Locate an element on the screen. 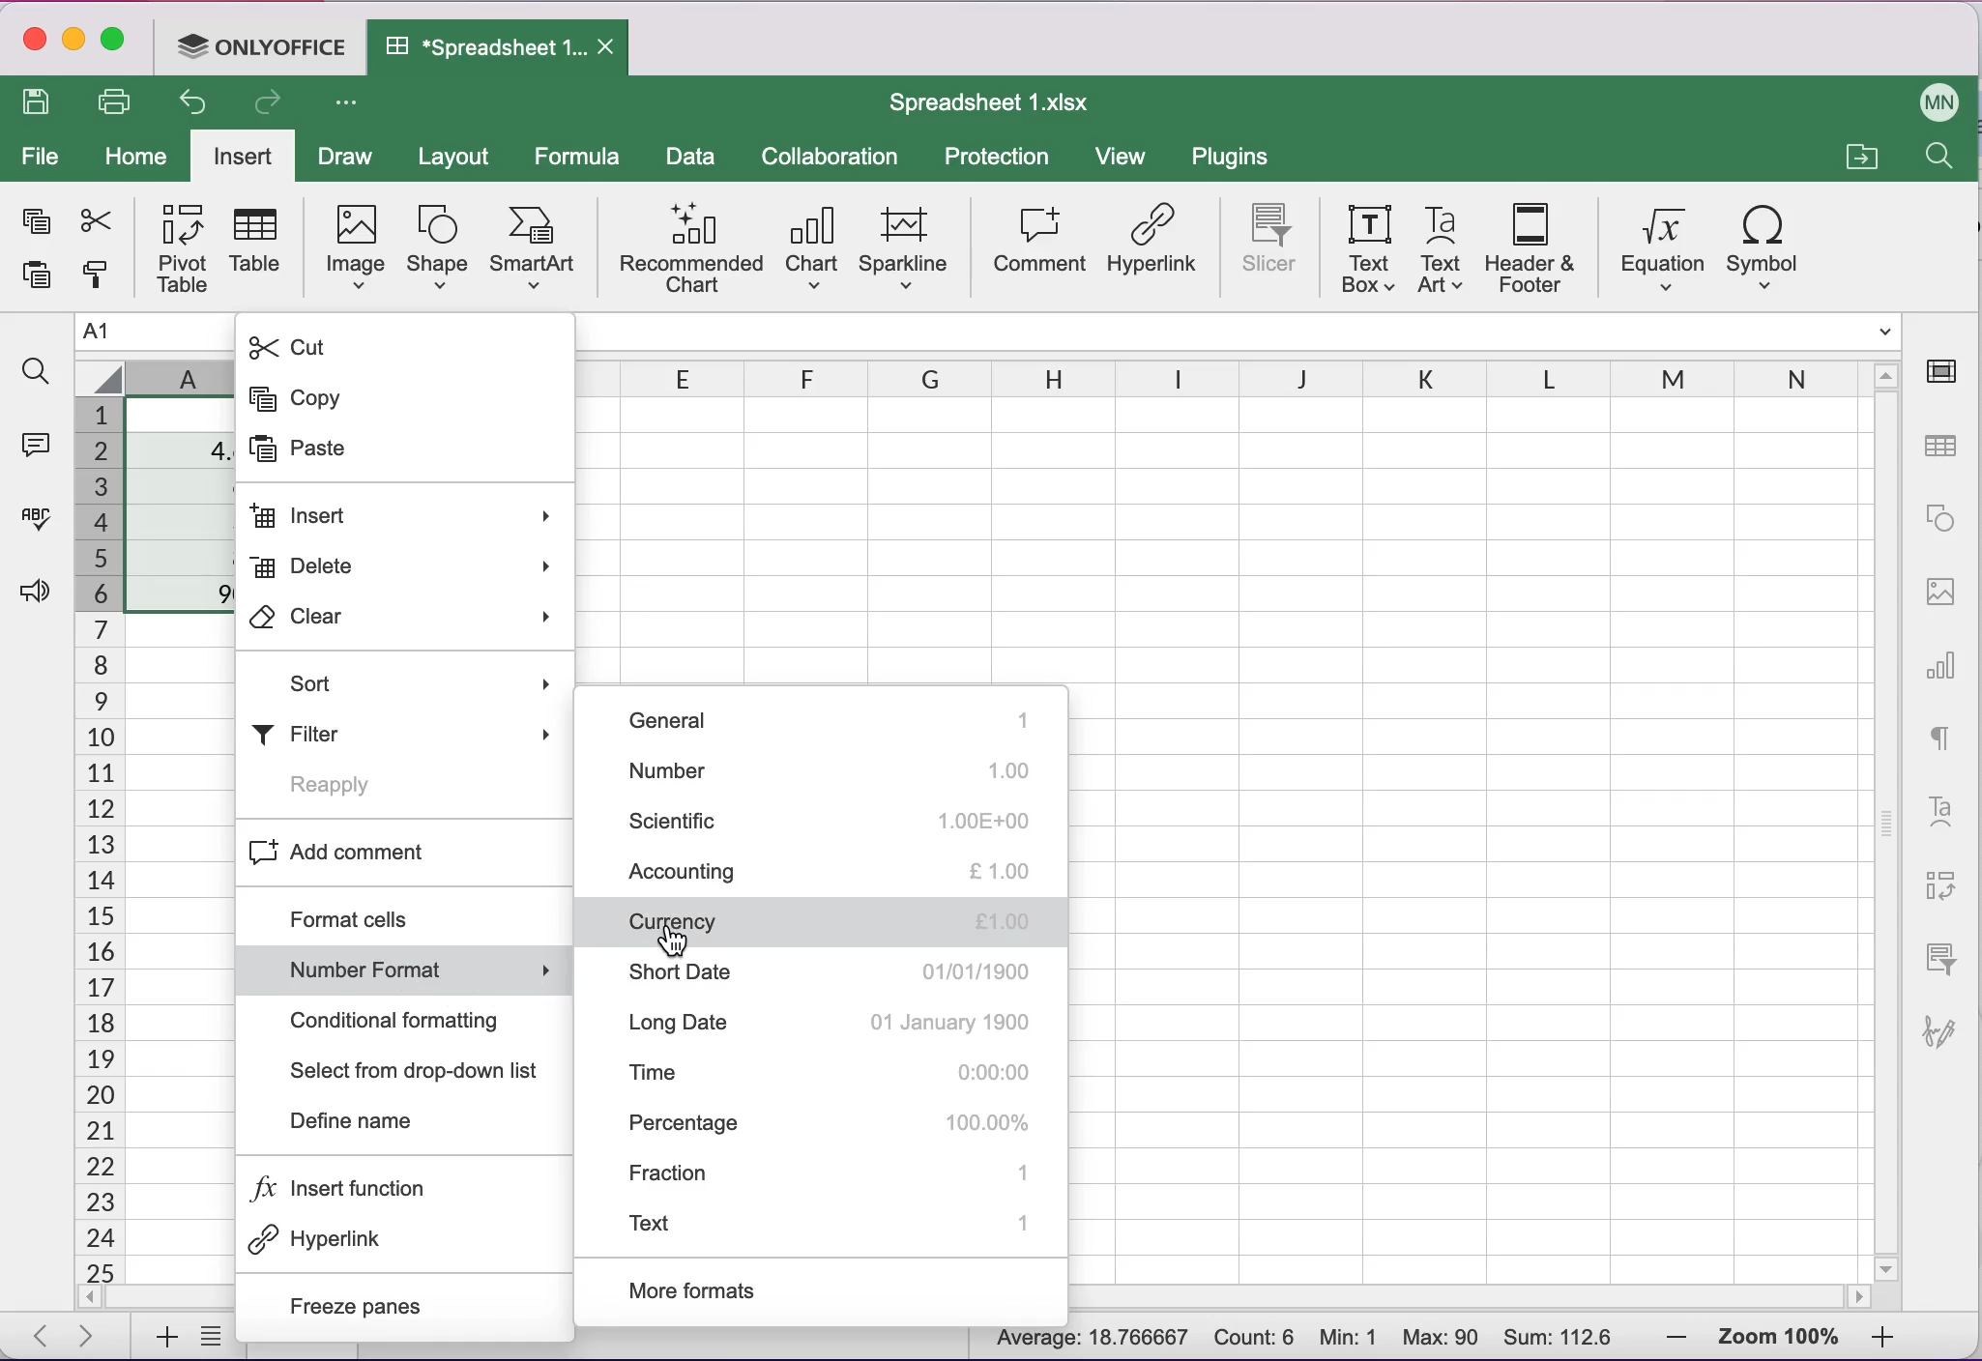  zoom percentage is located at coordinates (1781, 1335).